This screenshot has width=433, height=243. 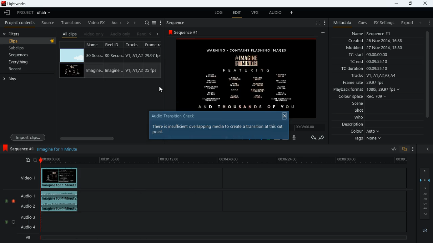 What do you see at coordinates (358, 104) in the screenshot?
I see `scene` at bounding box center [358, 104].